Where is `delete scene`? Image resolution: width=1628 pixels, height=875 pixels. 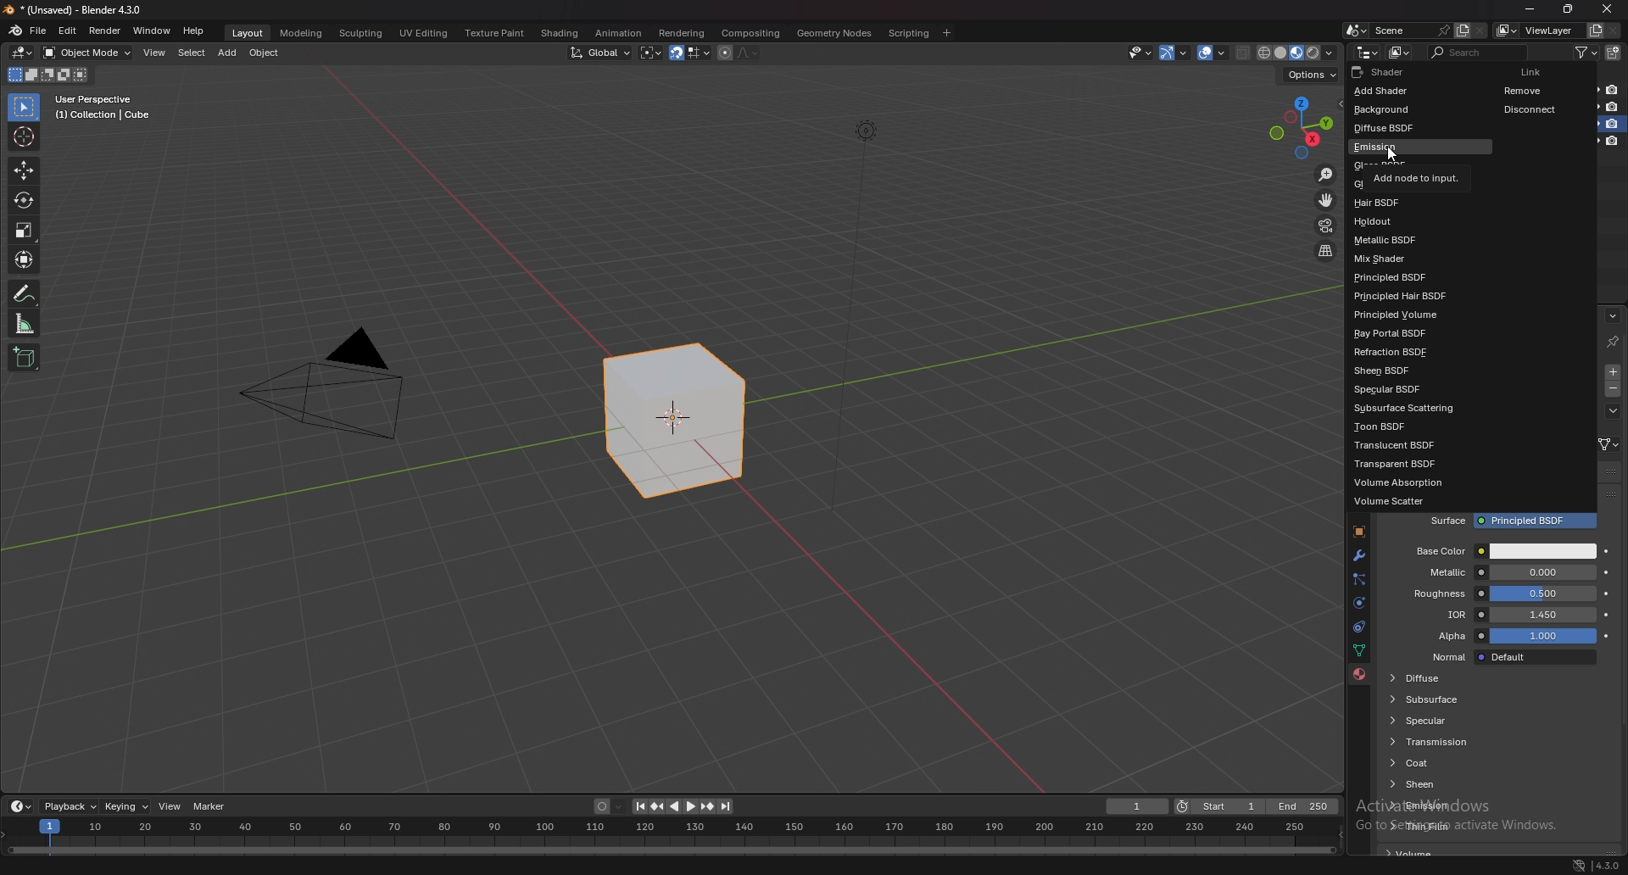 delete scene is located at coordinates (1480, 31).